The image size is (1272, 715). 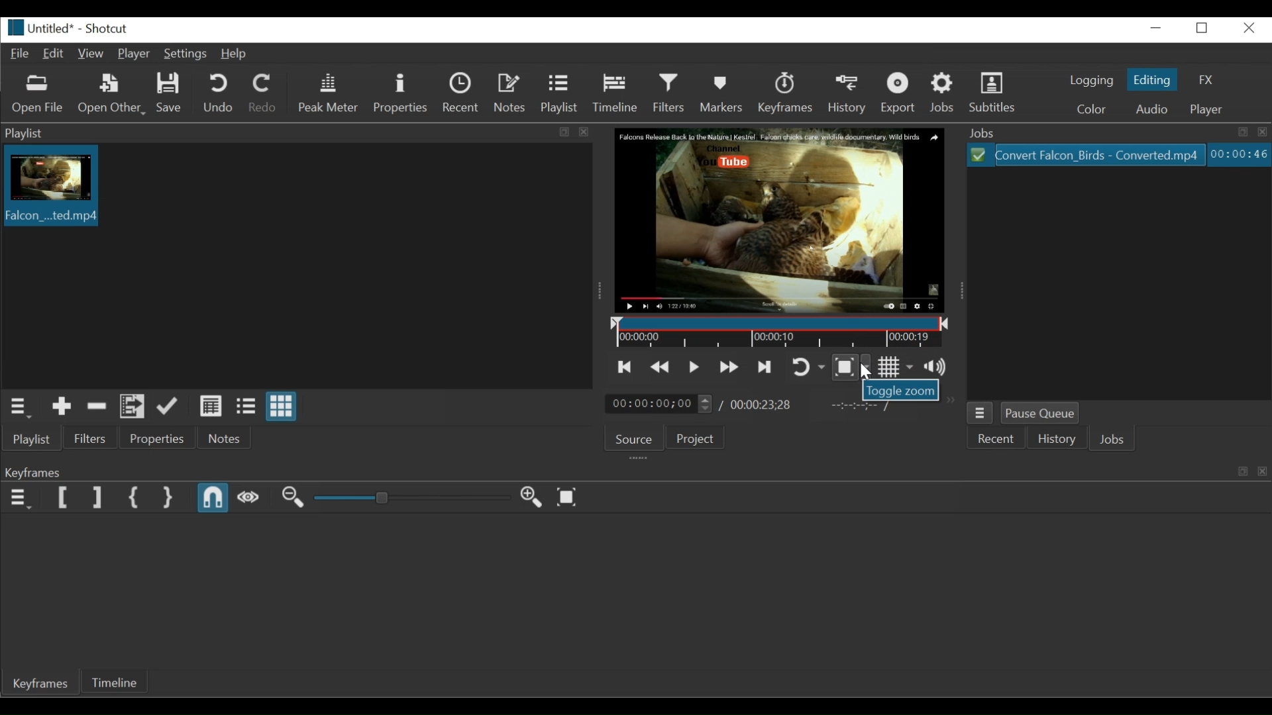 I want to click on player, so click(x=1205, y=109).